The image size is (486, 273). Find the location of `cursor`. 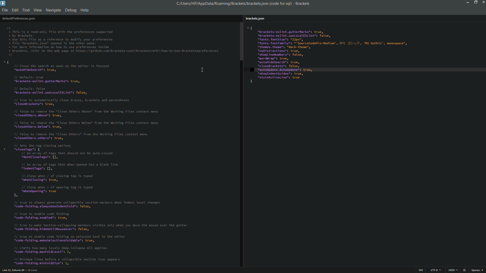

cursor is located at coordinates (203, 69).